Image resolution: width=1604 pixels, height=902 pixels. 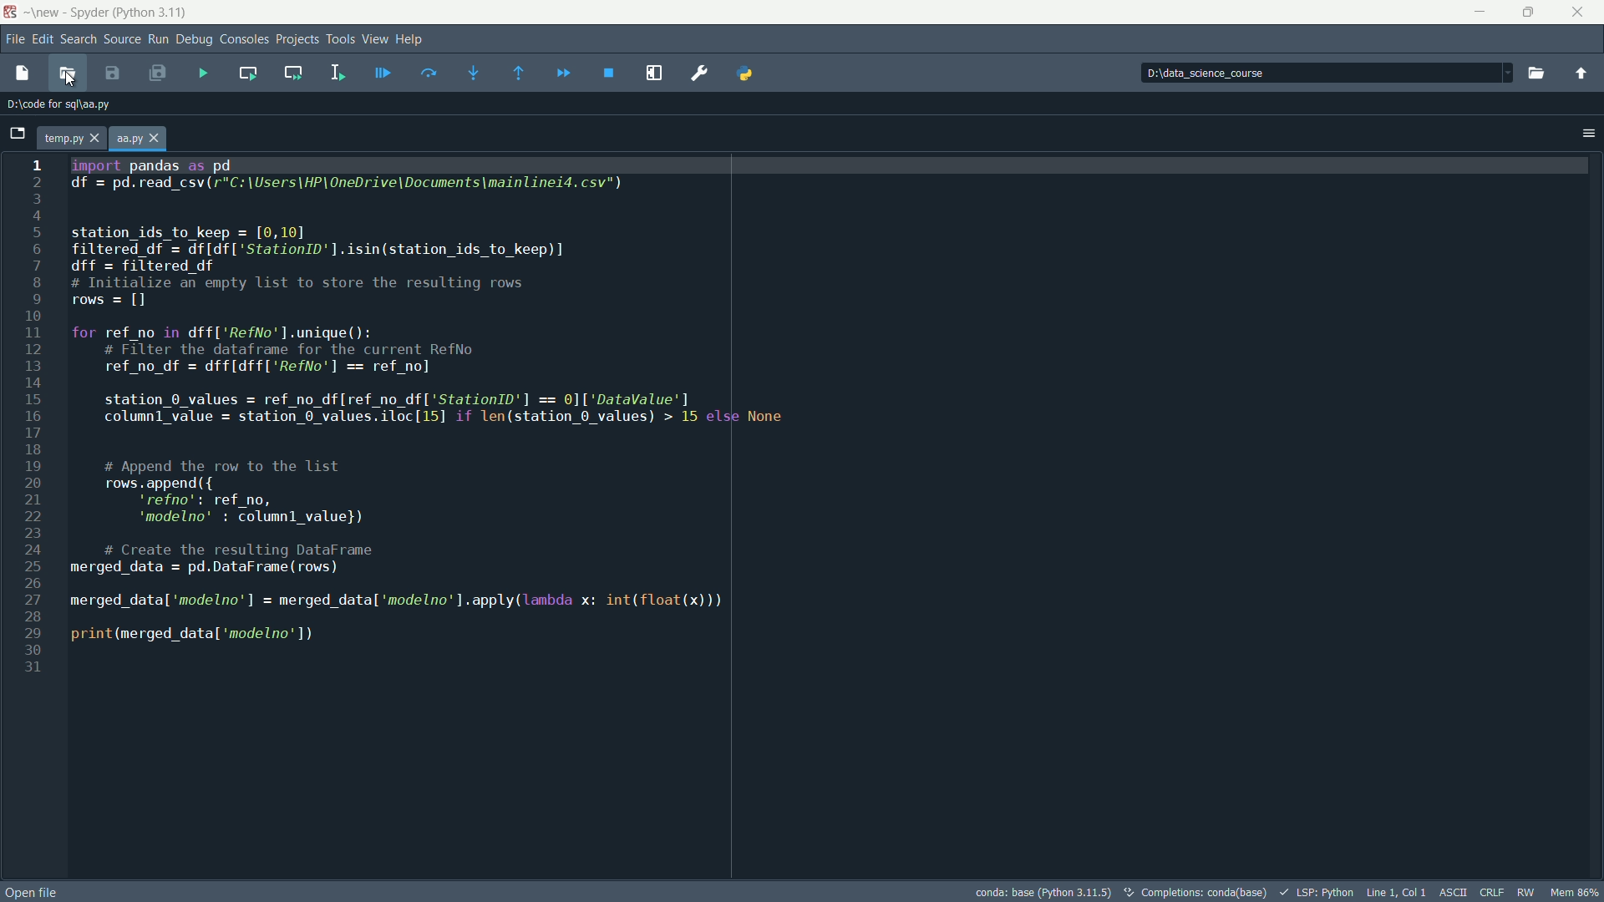 What do you see at coordinates (1317, 892) in the screenshot?
I see `LSP:Python` at bounding box center [1317, 892].